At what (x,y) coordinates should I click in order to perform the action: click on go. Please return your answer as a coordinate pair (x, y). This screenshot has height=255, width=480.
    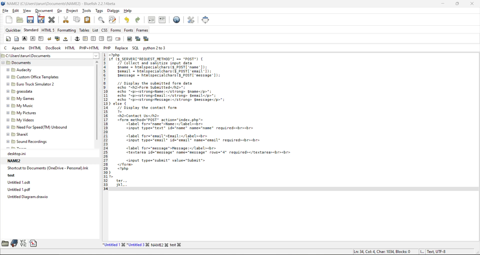
    Looking at the image, I should click on (60, 10).